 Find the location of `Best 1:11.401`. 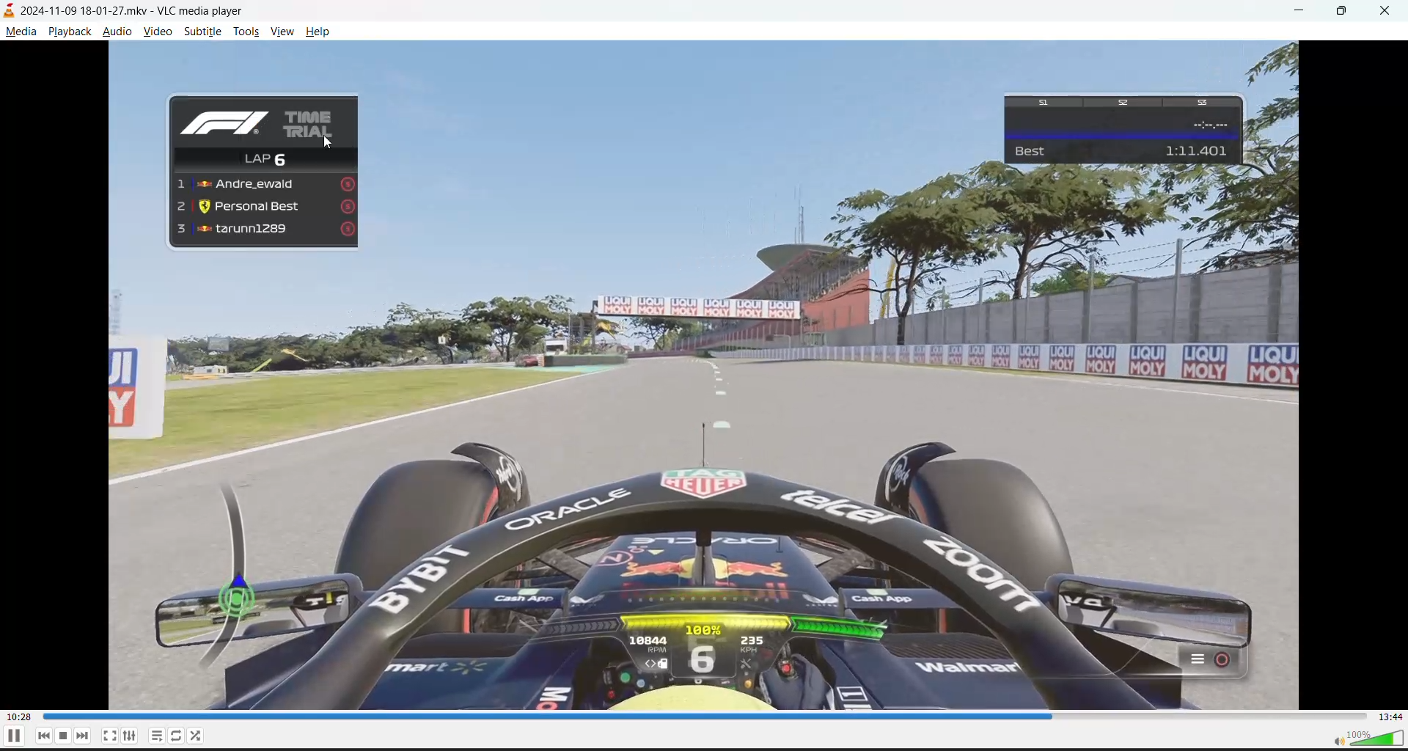

Best 1:11.401 is located at coordinates (1124, 130).